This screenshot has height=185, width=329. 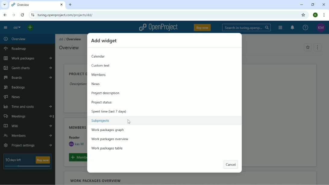 I want to click on News, so click(x=96, y=84).